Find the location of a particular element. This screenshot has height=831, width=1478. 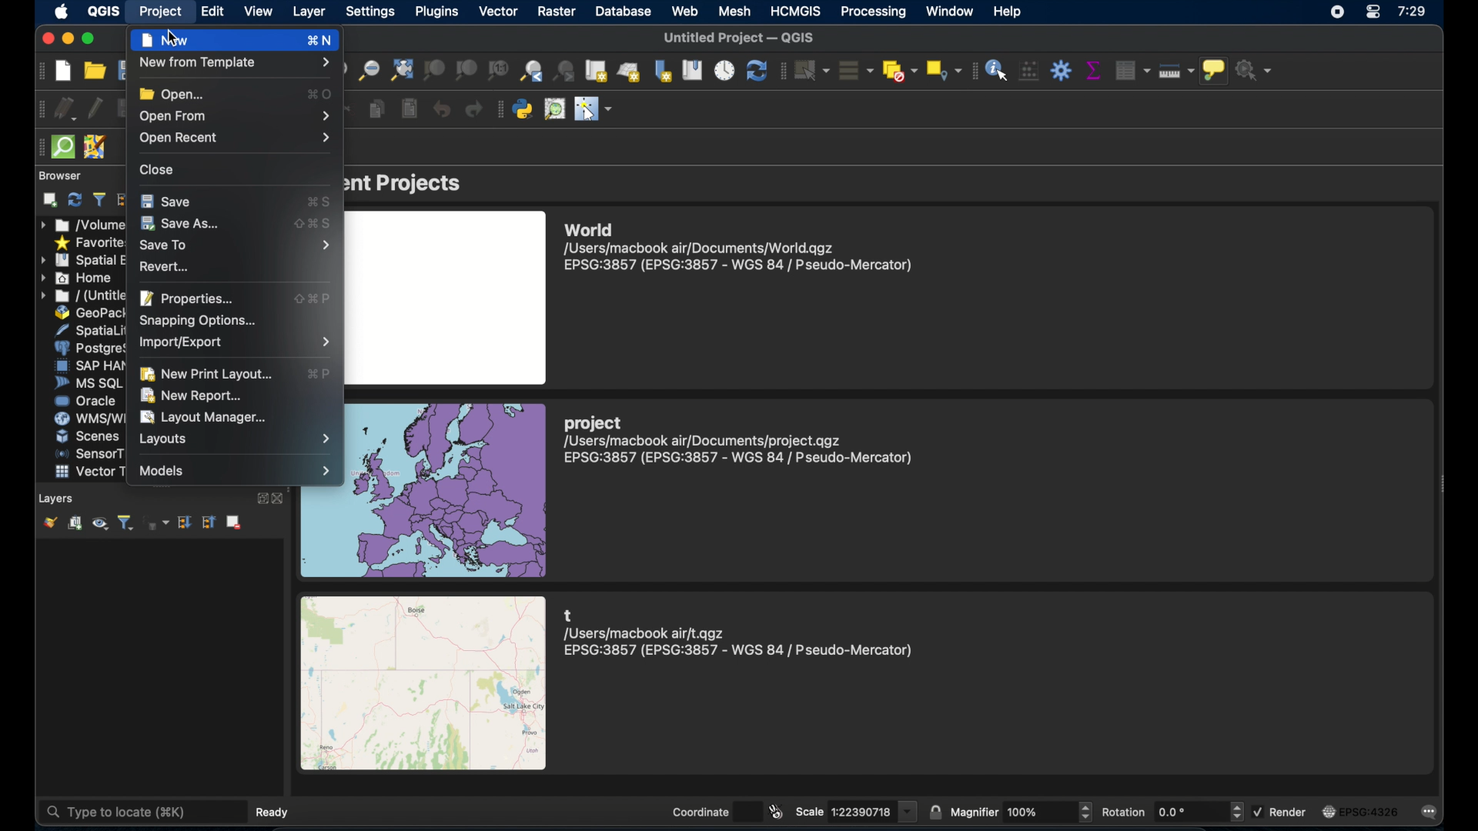

image is located at coordinates (423, 683).